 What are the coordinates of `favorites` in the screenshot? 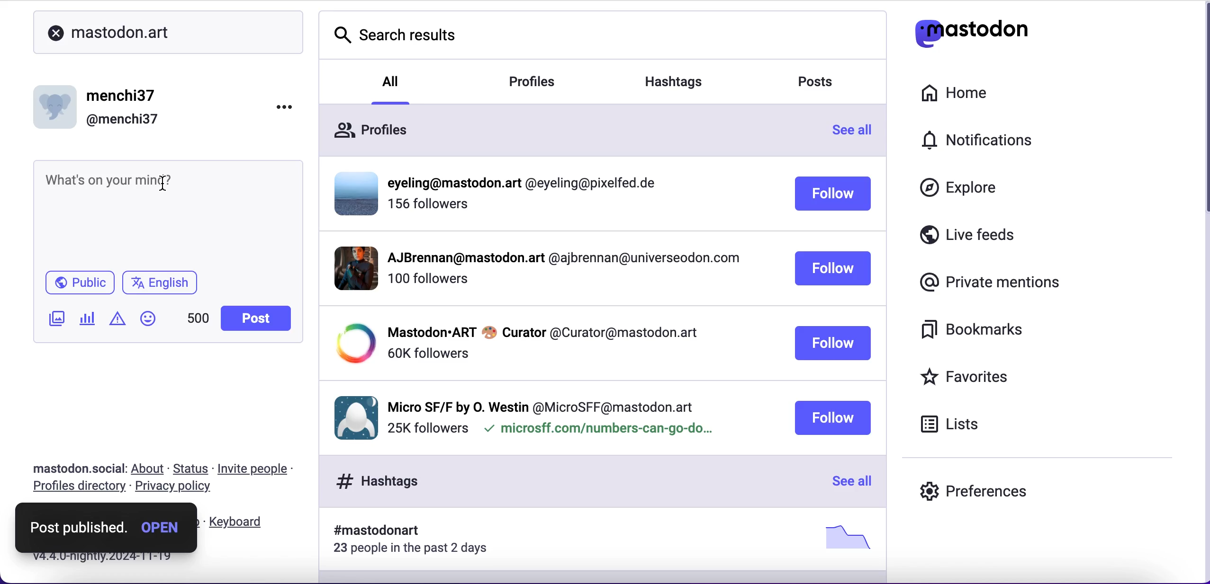 It's located at (989, 376).